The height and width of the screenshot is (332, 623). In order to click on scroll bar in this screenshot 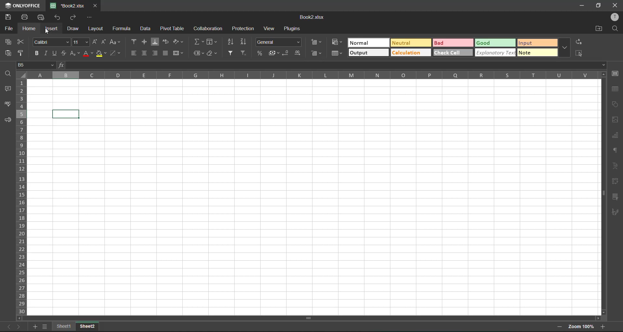, I will do `click(302, 319)`.